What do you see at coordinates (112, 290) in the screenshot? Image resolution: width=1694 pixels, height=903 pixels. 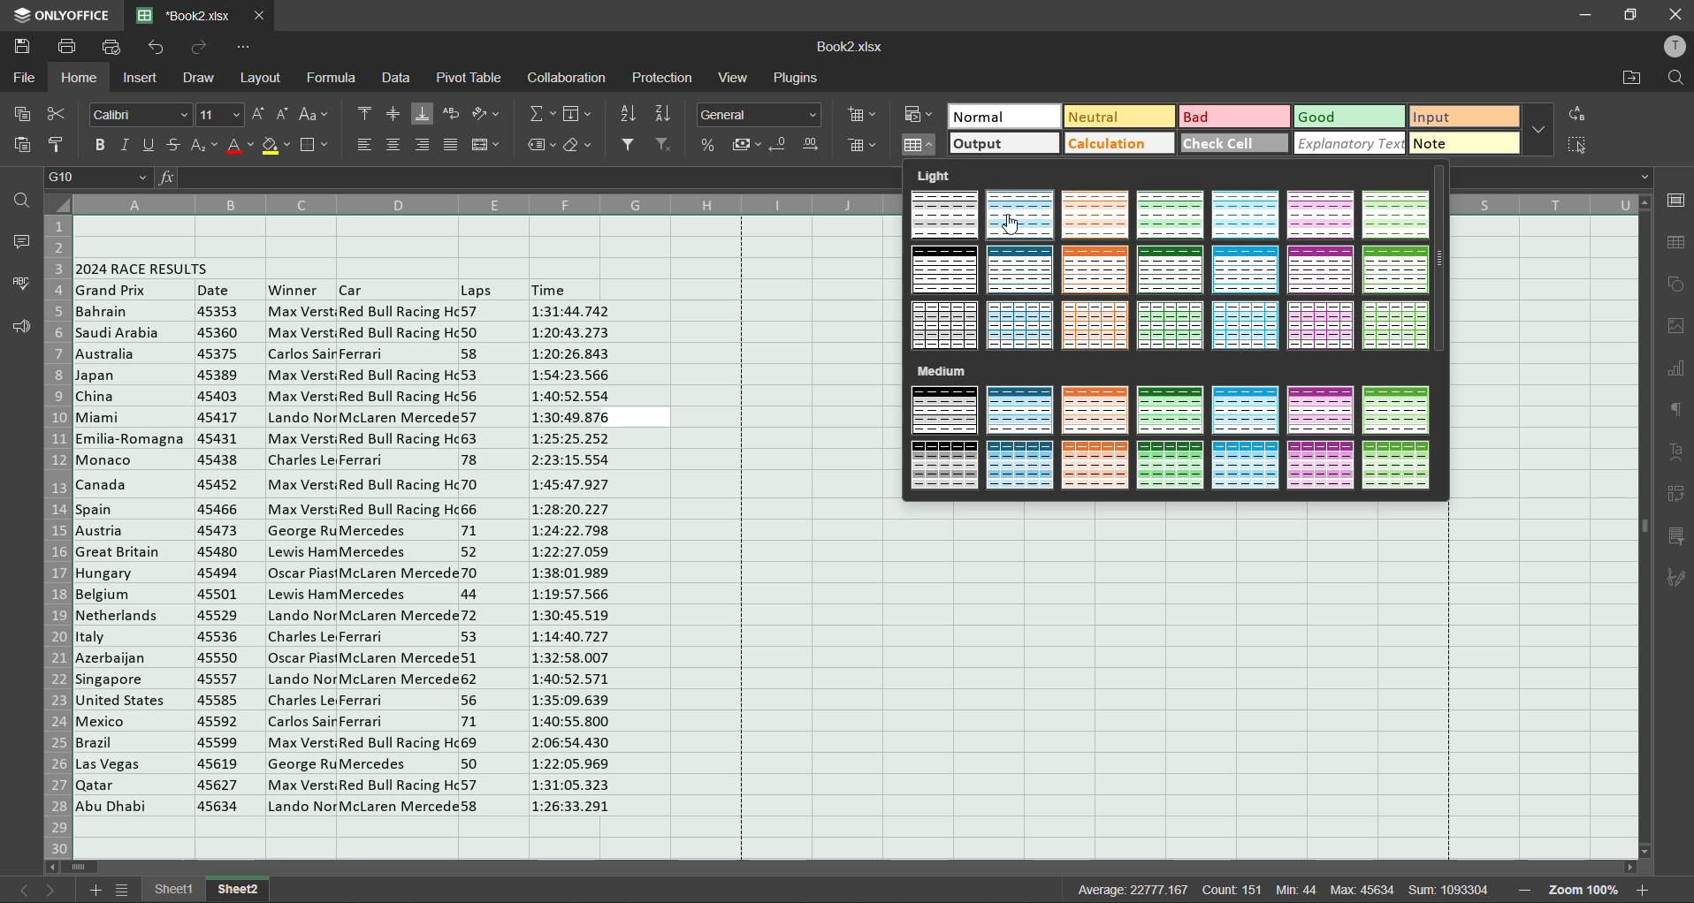 I see `grand prix` at bounding box center [112, 290].